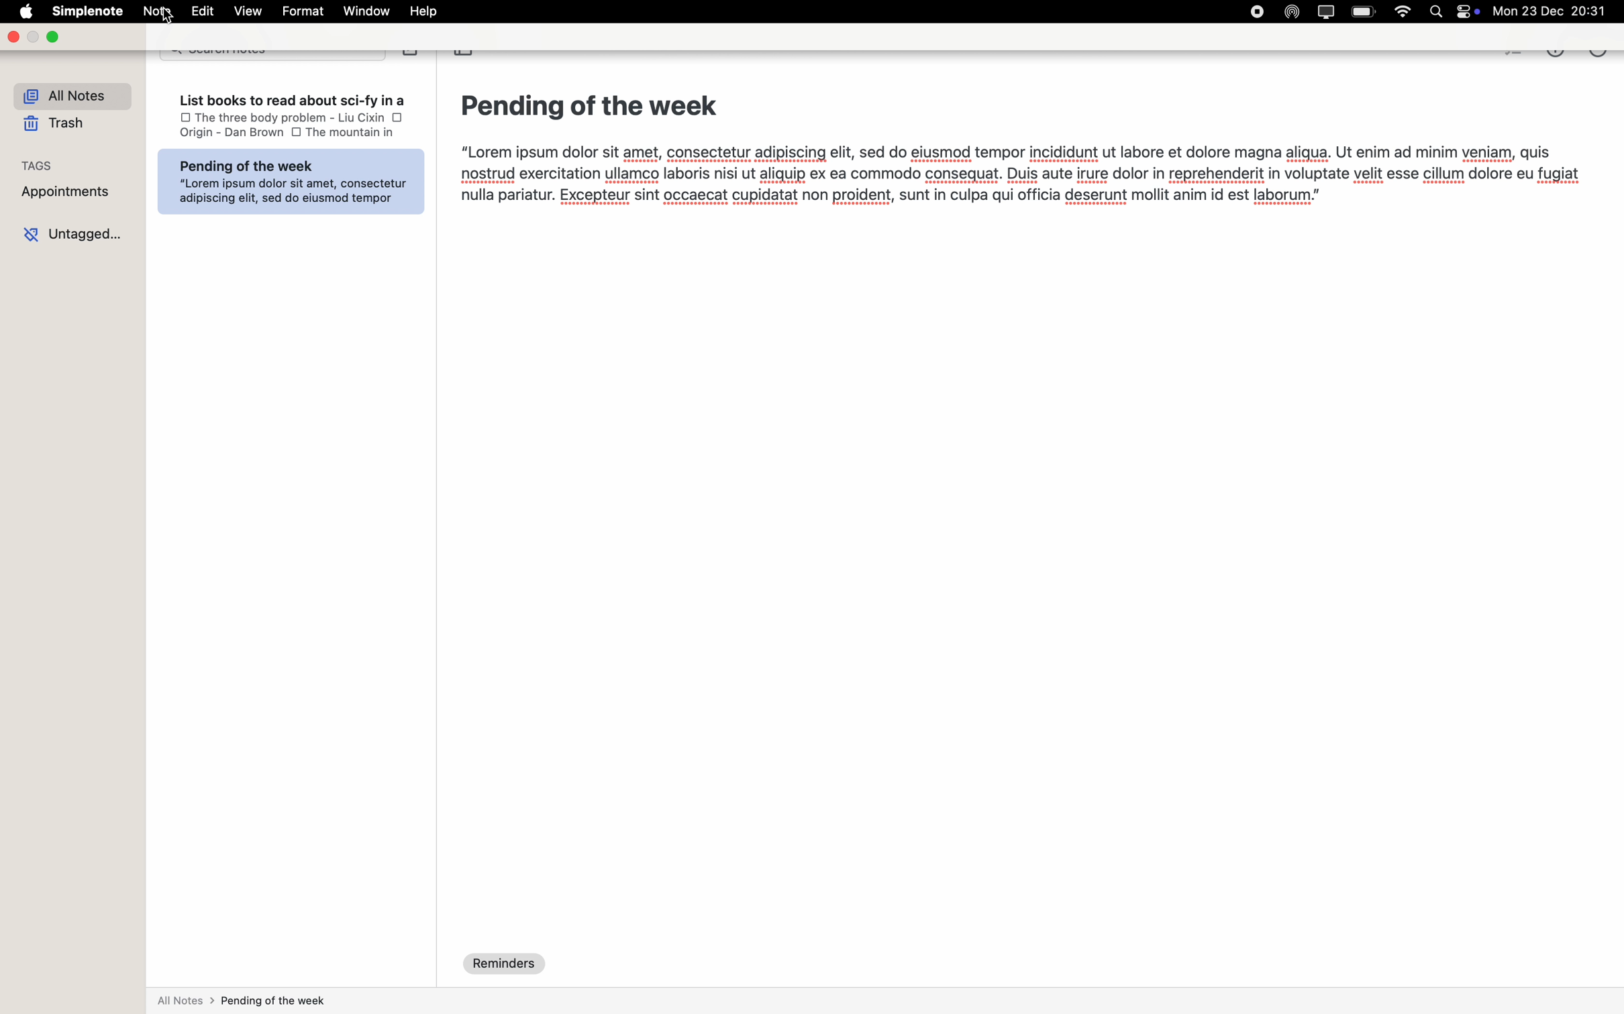  I want to click on wifi, so click(1403, 13).